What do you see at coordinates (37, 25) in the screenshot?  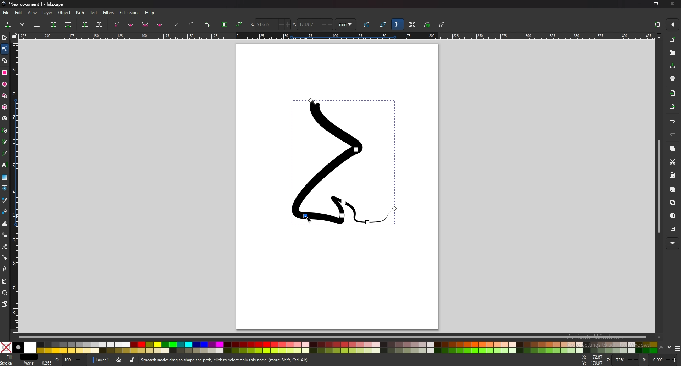 I see `delete selected nodes` at bounding box center [37, 25].